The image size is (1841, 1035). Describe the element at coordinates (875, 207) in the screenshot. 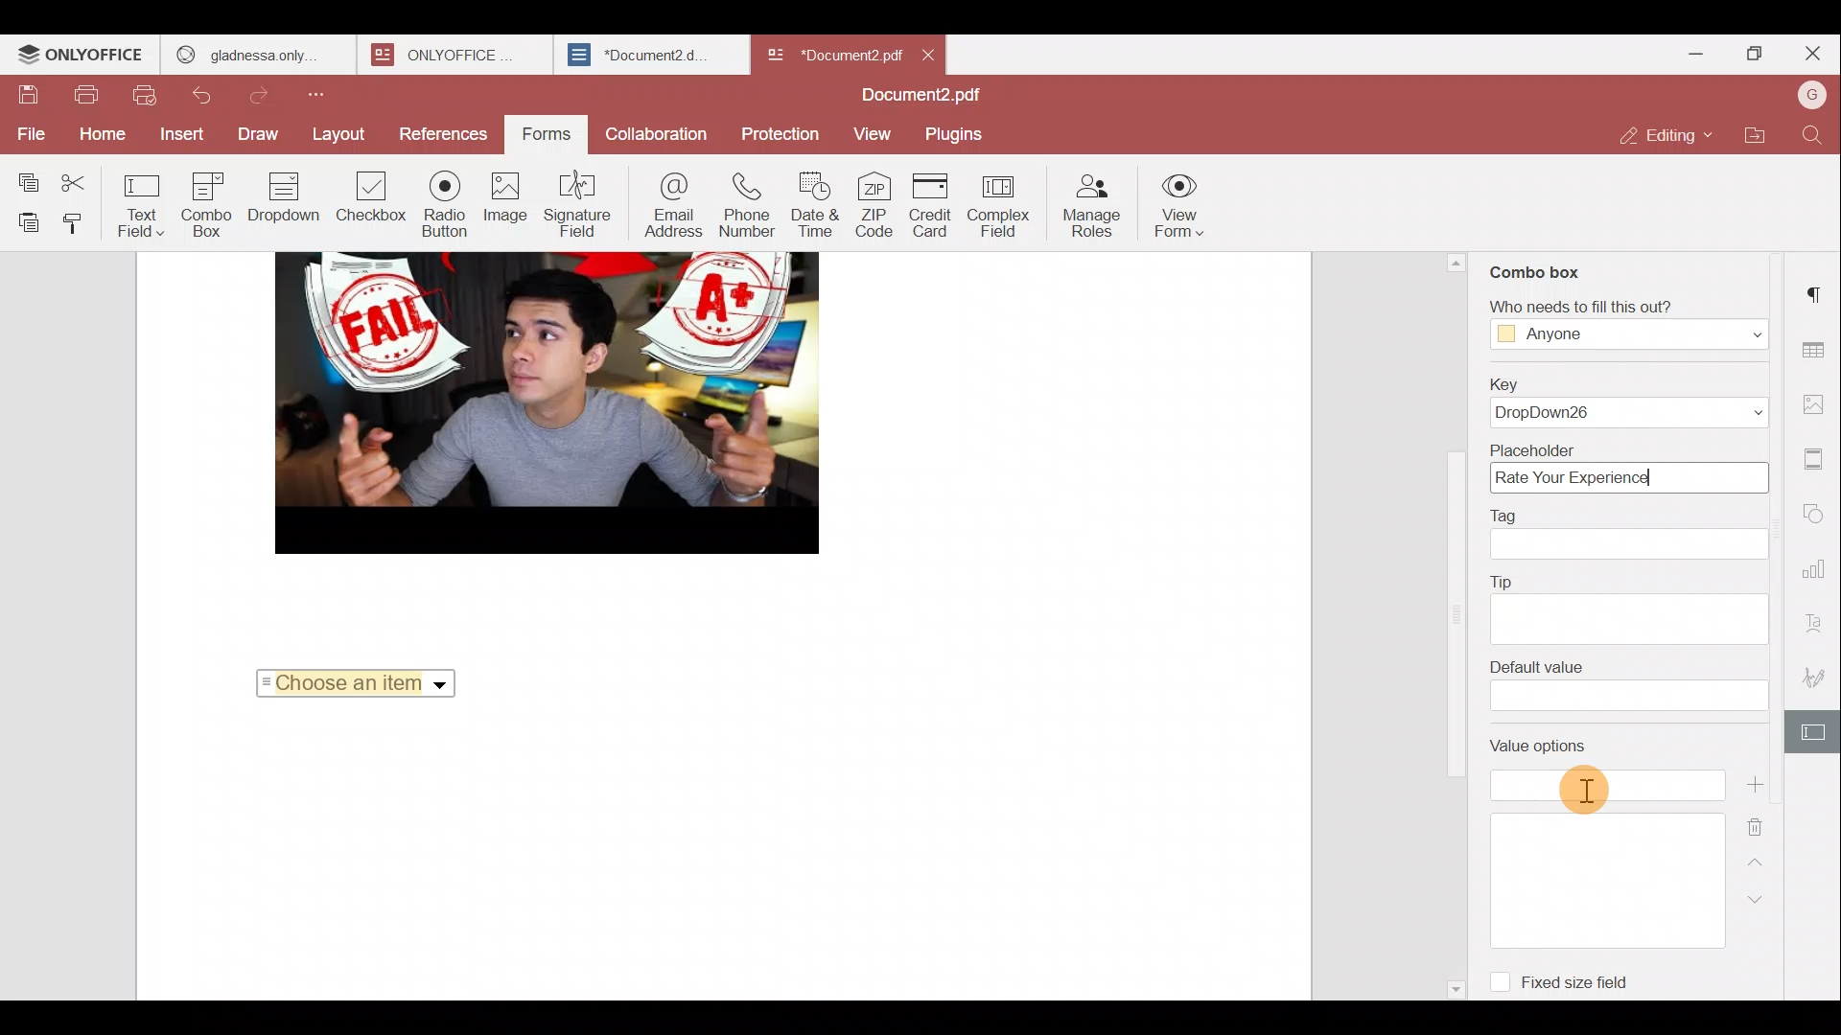

I see `ZIP code` at that location.